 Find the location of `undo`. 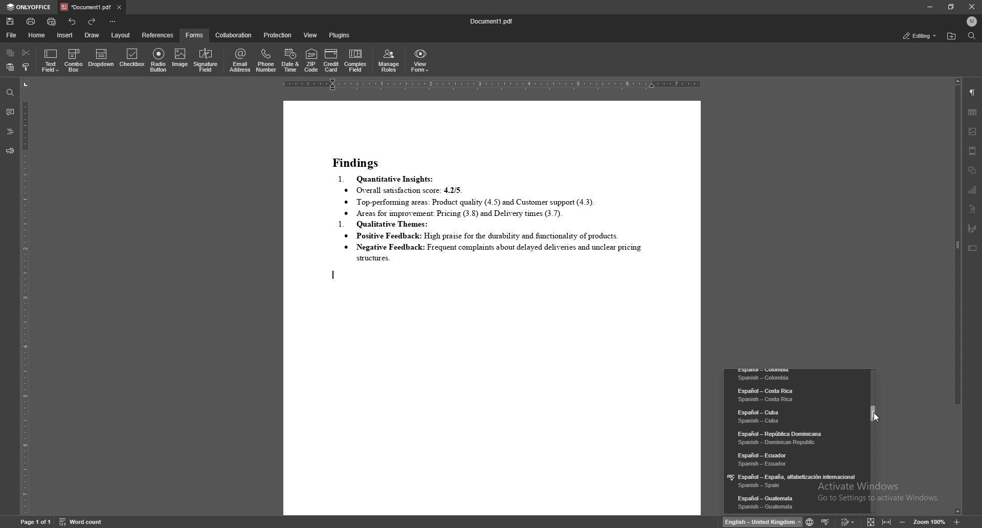

undo is located at coordinates (73, 21).